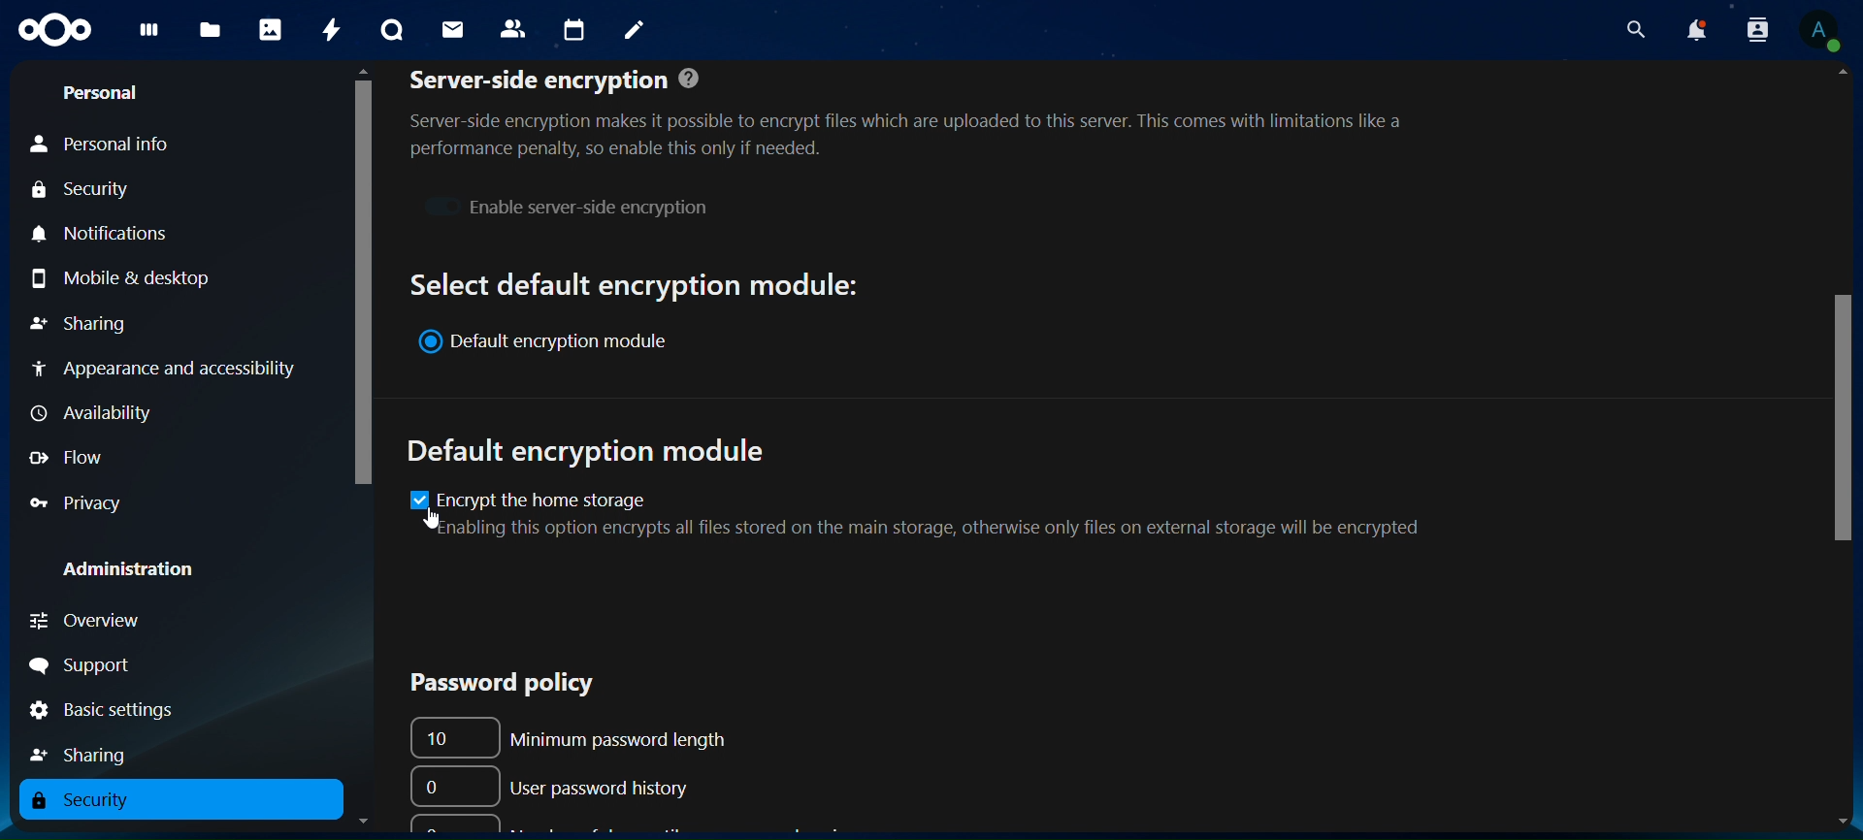  I want to click on encrypt the home storage, so click(939, 512).